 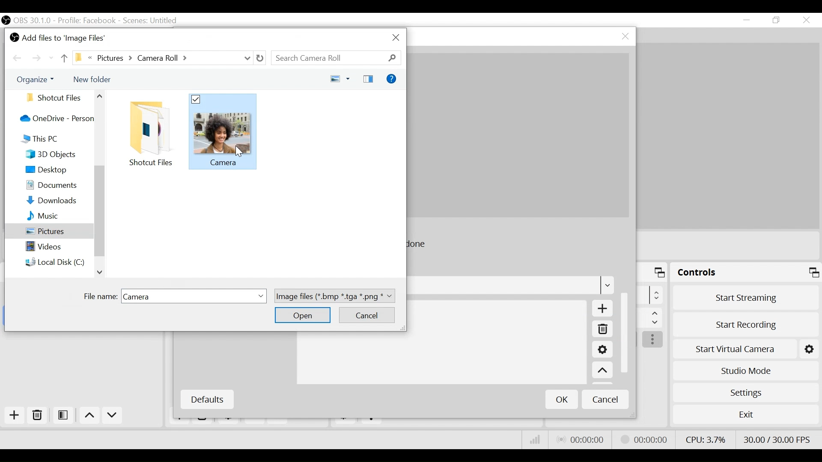 I want to click on Start Streaming, so click(x=746, y=297).